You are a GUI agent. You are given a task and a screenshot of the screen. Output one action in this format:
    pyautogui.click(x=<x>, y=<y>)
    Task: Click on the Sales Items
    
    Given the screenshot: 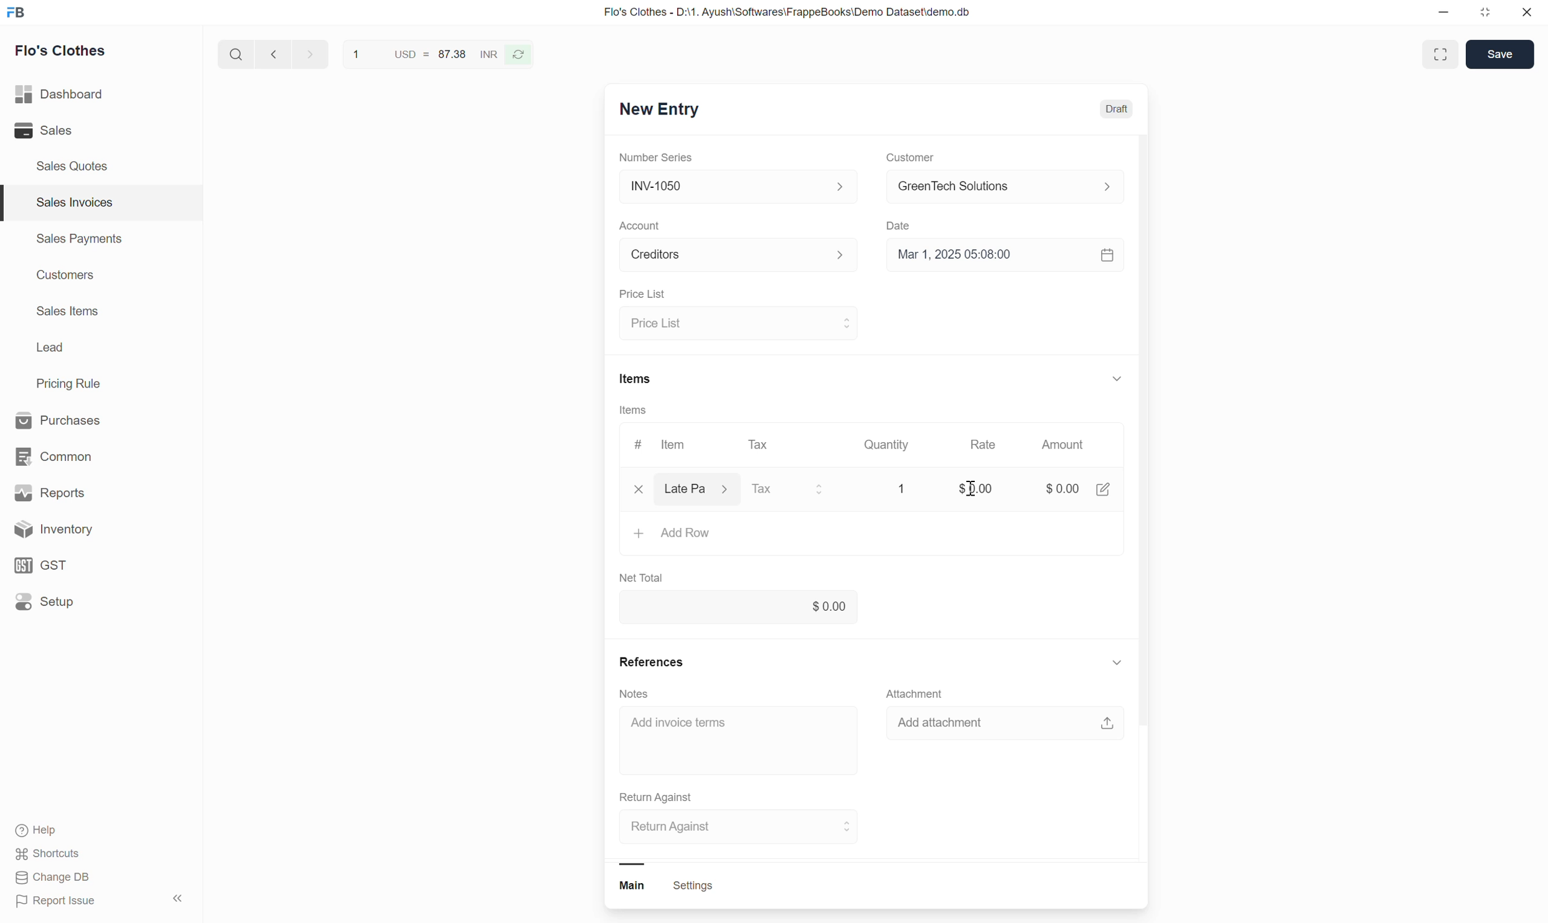 What is the action you would take?
    pyautogui.click(x=68, y=312)
    